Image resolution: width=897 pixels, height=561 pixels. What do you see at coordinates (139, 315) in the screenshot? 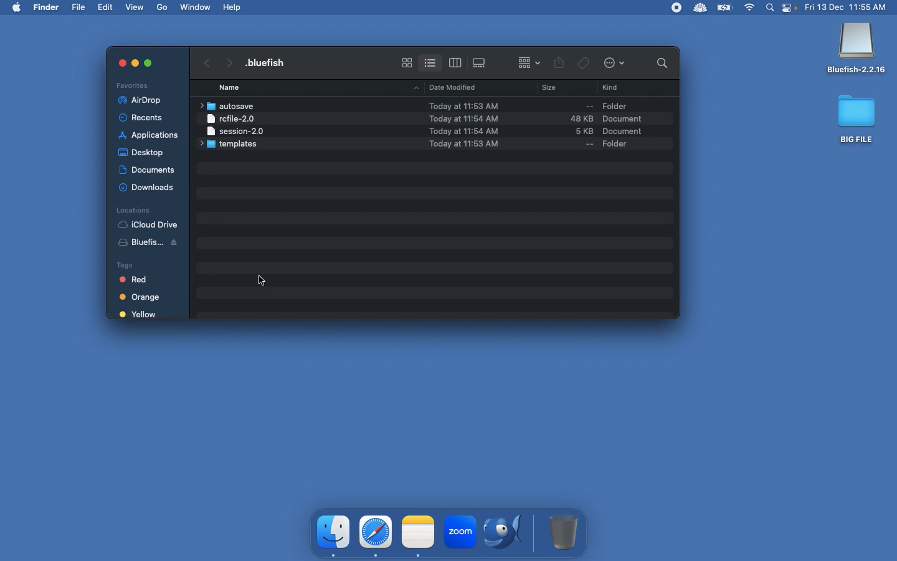
I see `yellow` at bounding box center [139, 315].